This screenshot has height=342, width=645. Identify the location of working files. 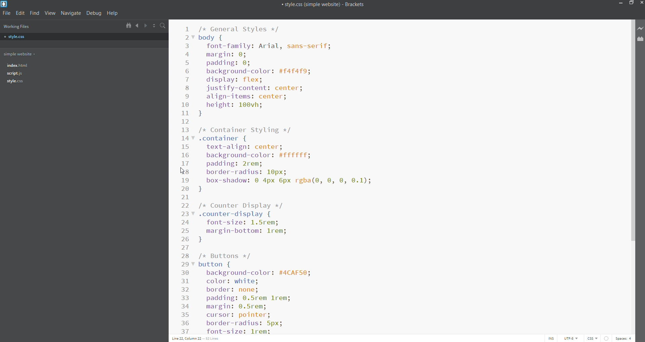
(16, 26).